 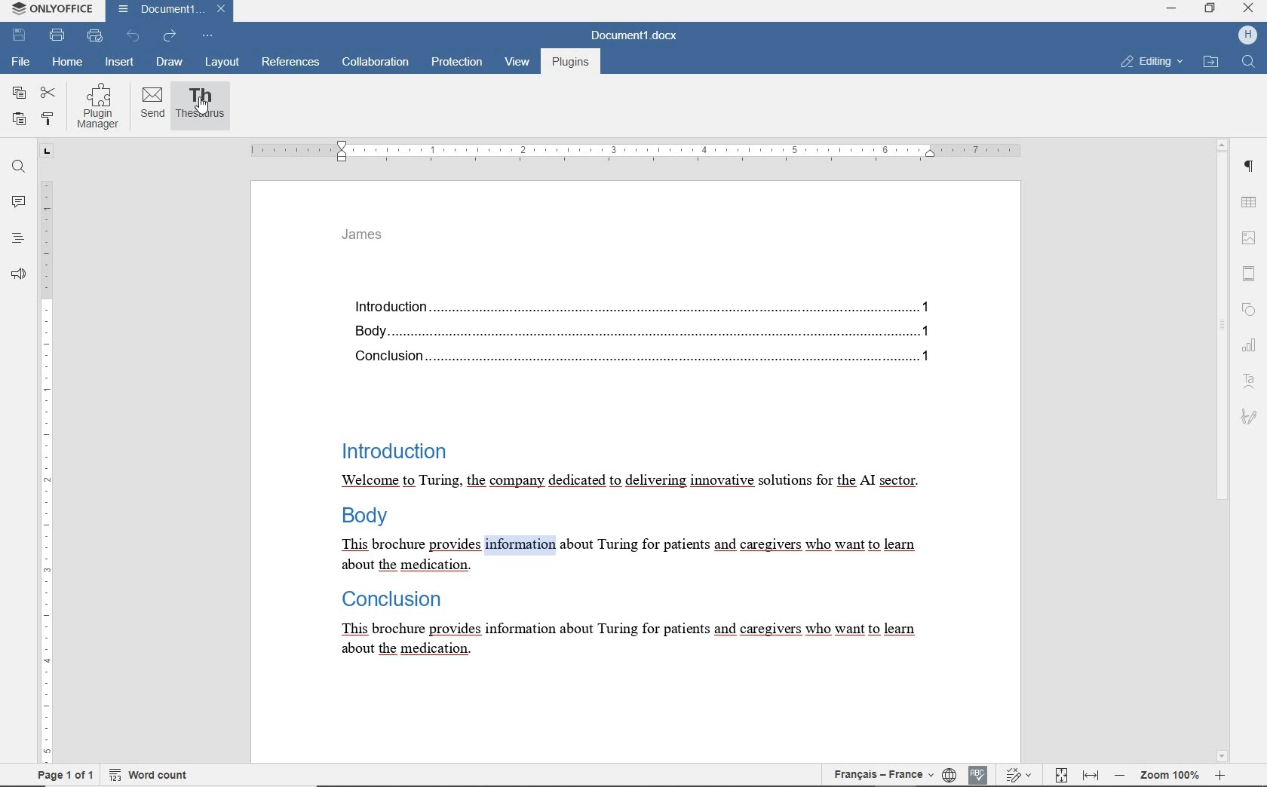 I want to click on PROTECTION, so click(x=456, y=63).